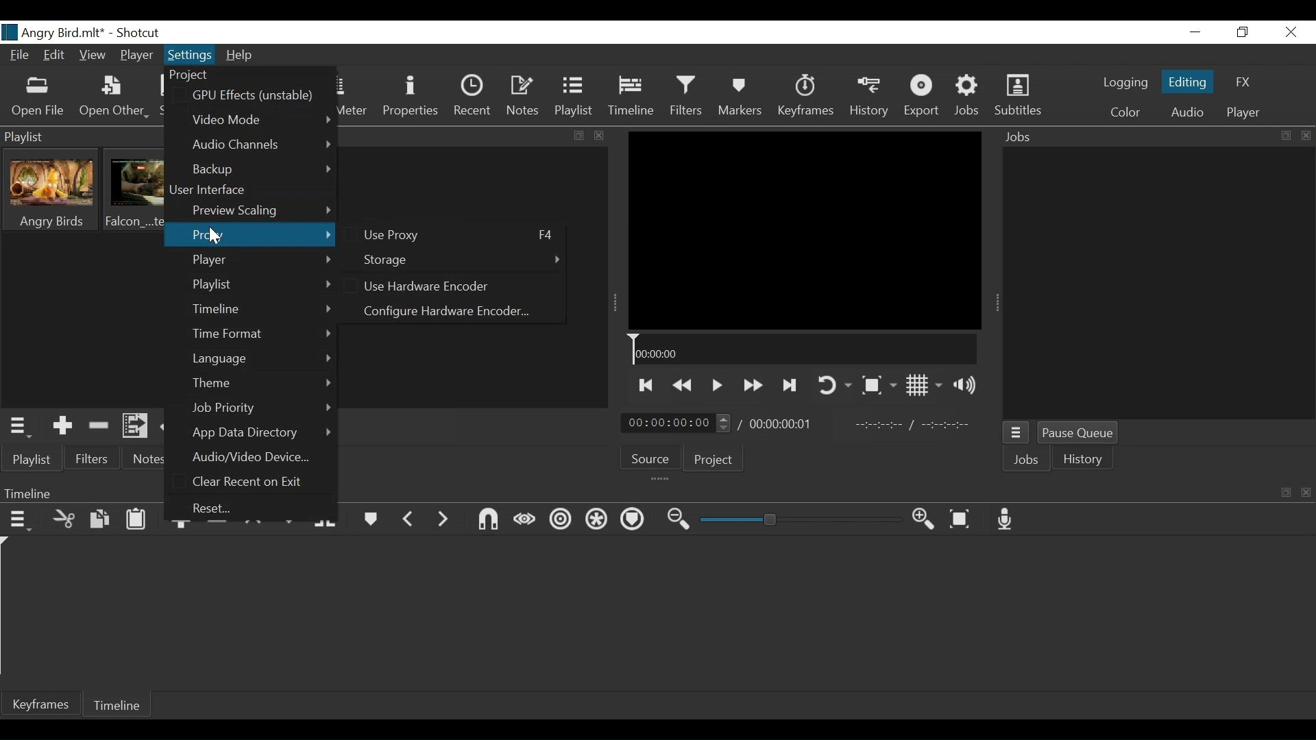 The image size is (1316, 740). What do you see at coordinates (252, 236) in the screenshot?
I see `Proxy` at bounding box center [252, 236].